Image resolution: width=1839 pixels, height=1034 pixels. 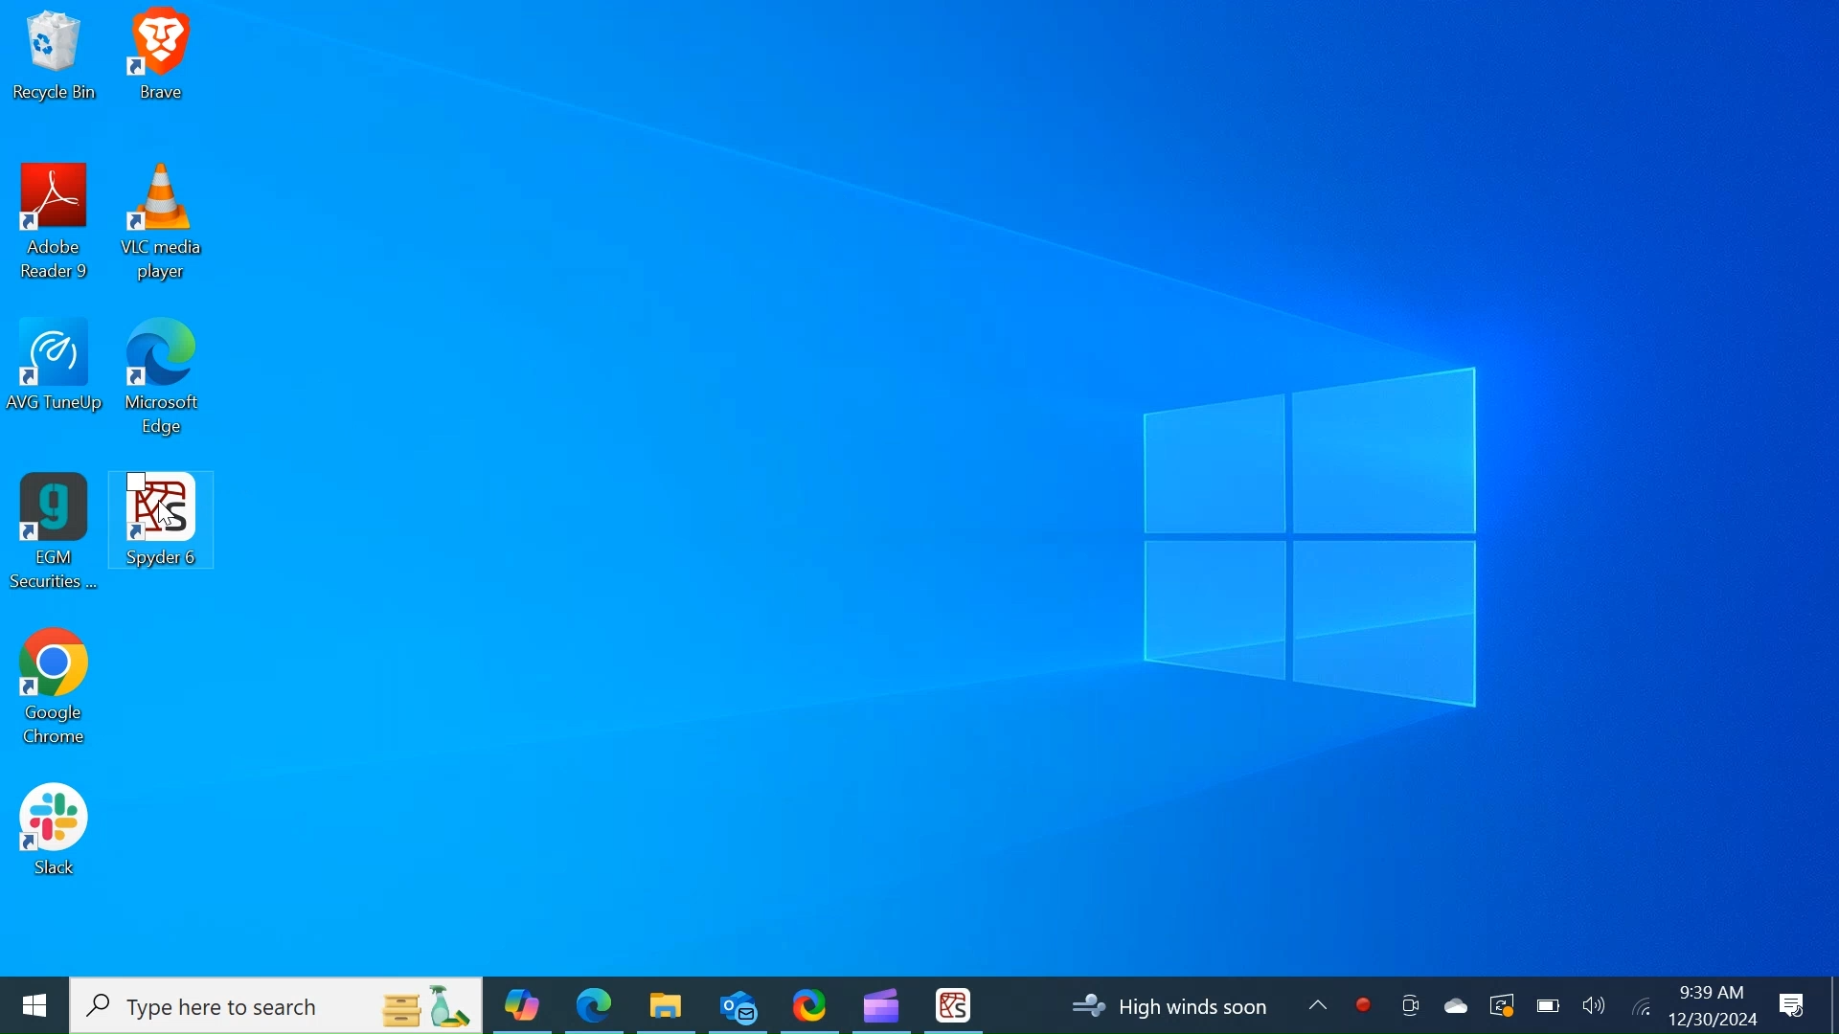 I want to click on Google Chrome Desktop Icon, so click(x=53, y=692).